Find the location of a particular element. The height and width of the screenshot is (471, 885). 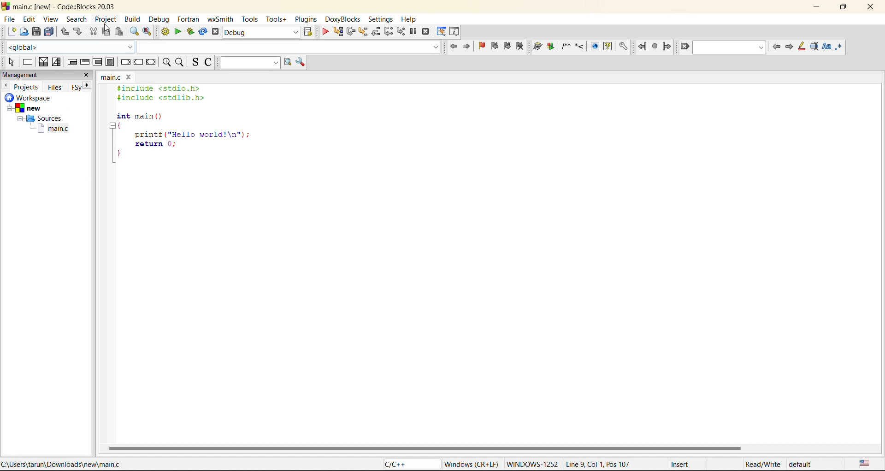

break debugger is located at coordinates (414, 31).